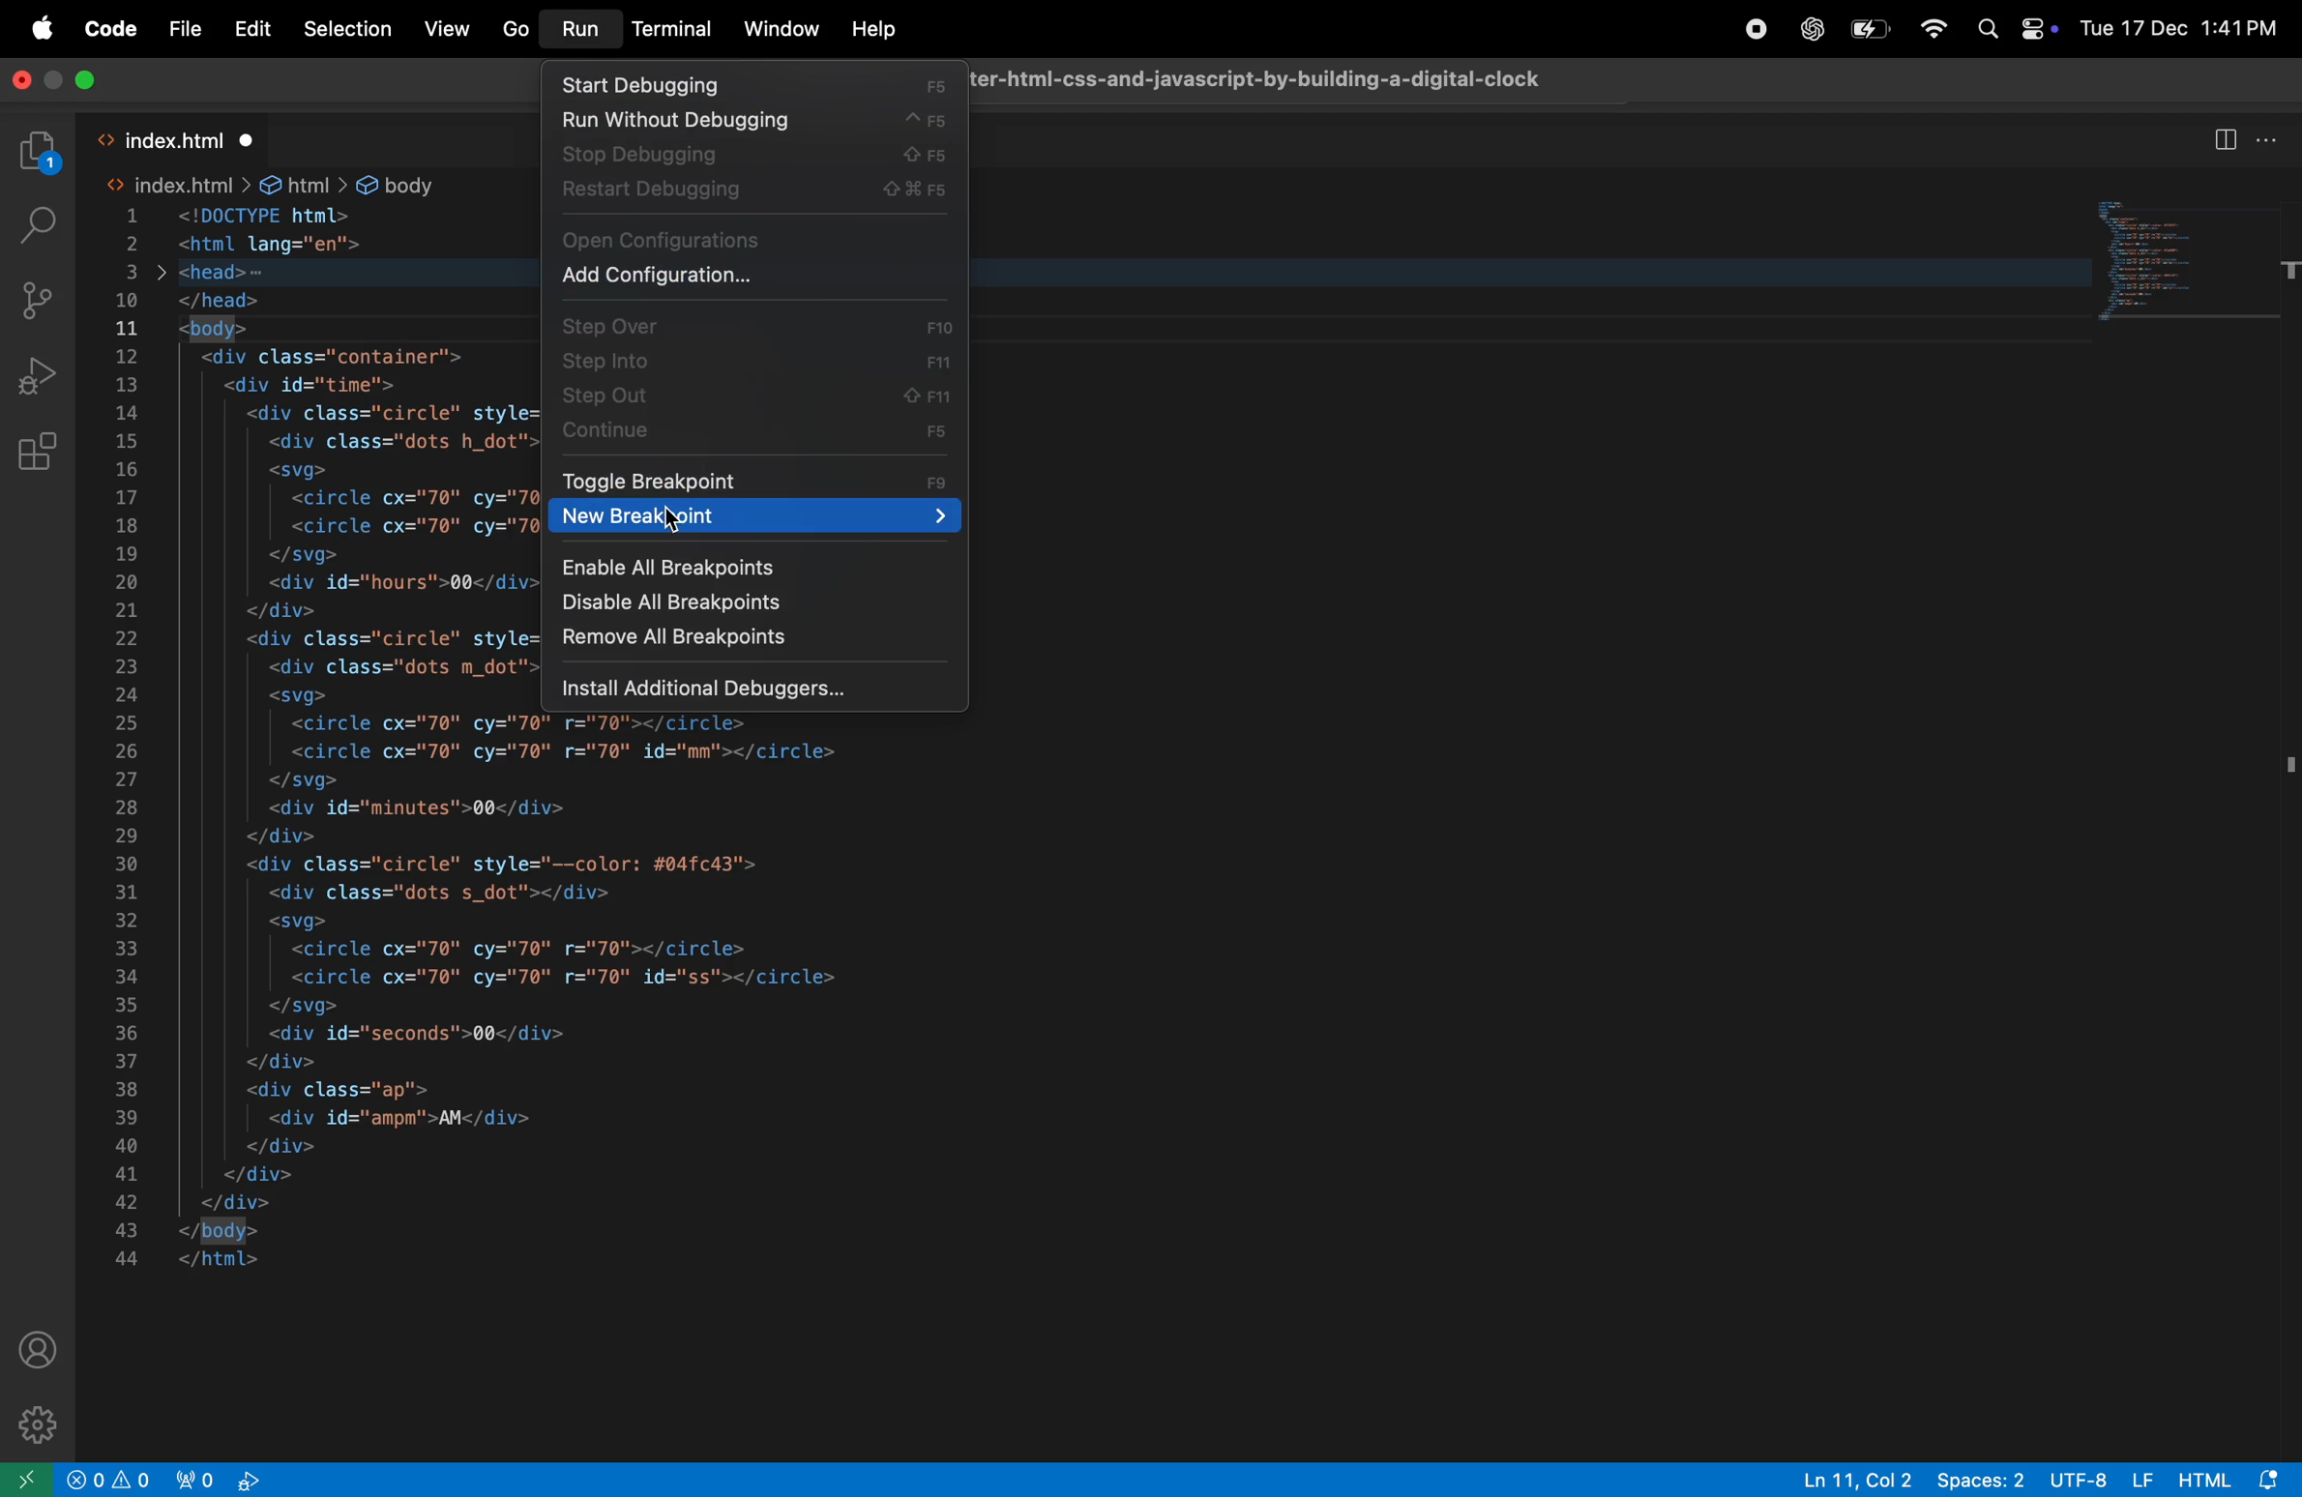 The height and width of the screenshot is (1497, 2302). I want to click on Selection, so click(344, 29).